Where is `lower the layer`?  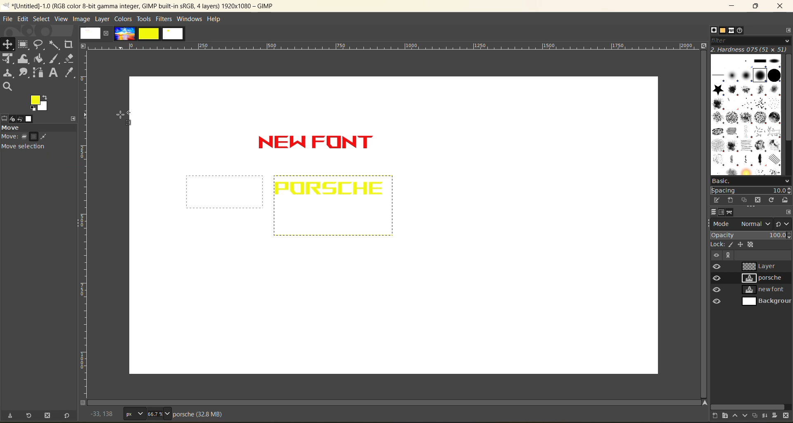
lower the layer is located at coordinates (745, 415).